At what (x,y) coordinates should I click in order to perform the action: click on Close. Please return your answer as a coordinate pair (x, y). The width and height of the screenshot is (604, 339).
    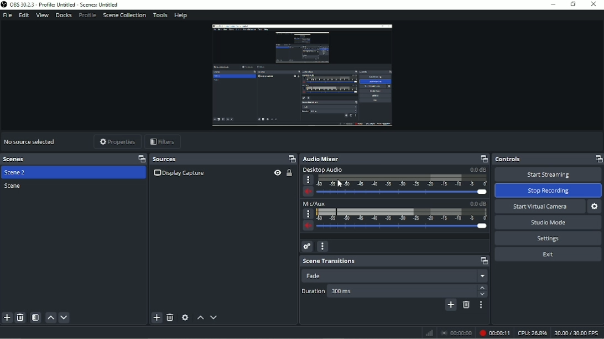
    Looking at the image, I should click on (595, 4).